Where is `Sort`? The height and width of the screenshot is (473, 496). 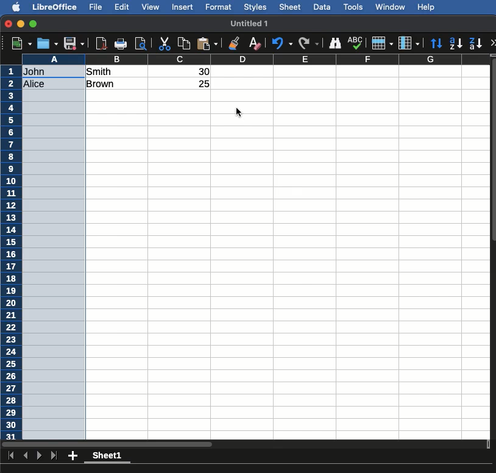 Sort is located at coordinates (437, 43).